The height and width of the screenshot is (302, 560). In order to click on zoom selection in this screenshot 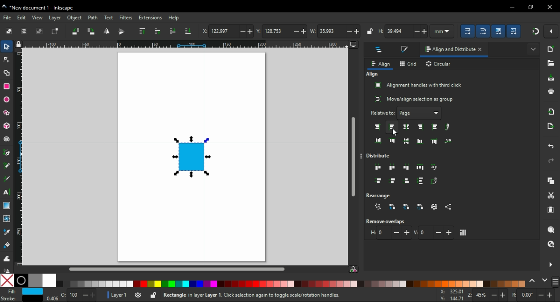, I will do `click(551, 230)`.